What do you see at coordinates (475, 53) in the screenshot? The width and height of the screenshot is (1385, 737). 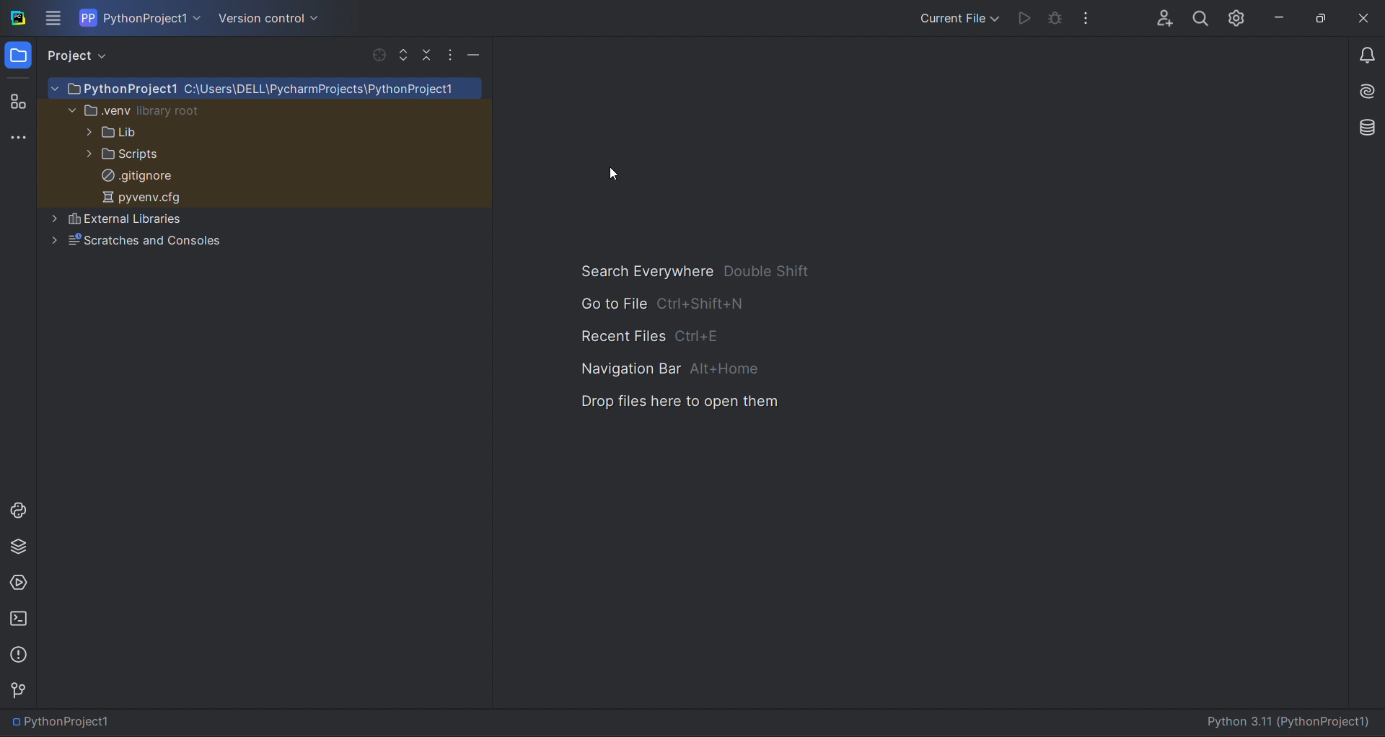 I see `minimize` at bounding box center [475, 53].